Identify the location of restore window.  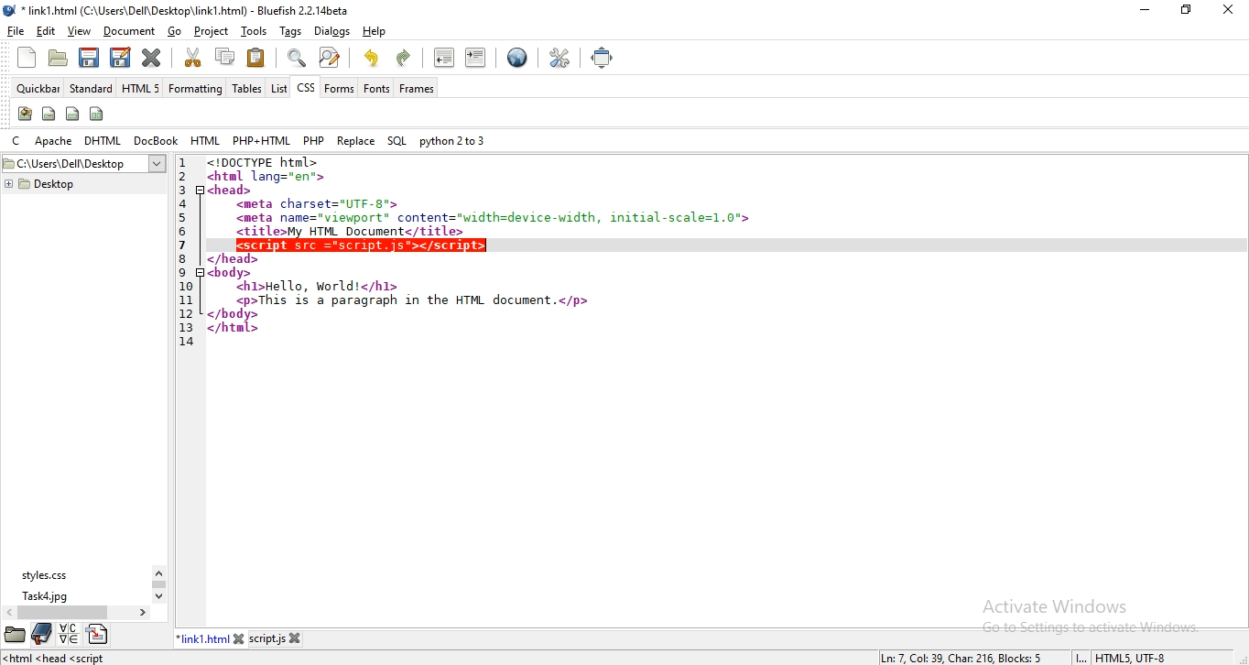
(1183, 9).